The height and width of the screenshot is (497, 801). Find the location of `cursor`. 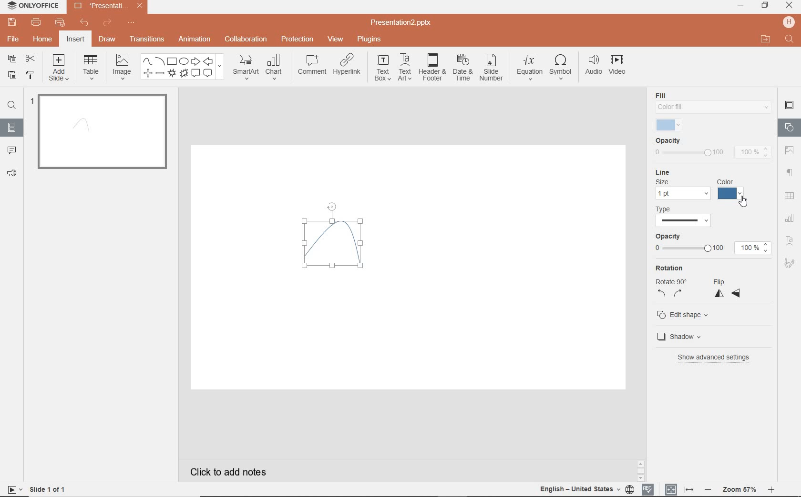

cursor is located at coordinates (741, 202).